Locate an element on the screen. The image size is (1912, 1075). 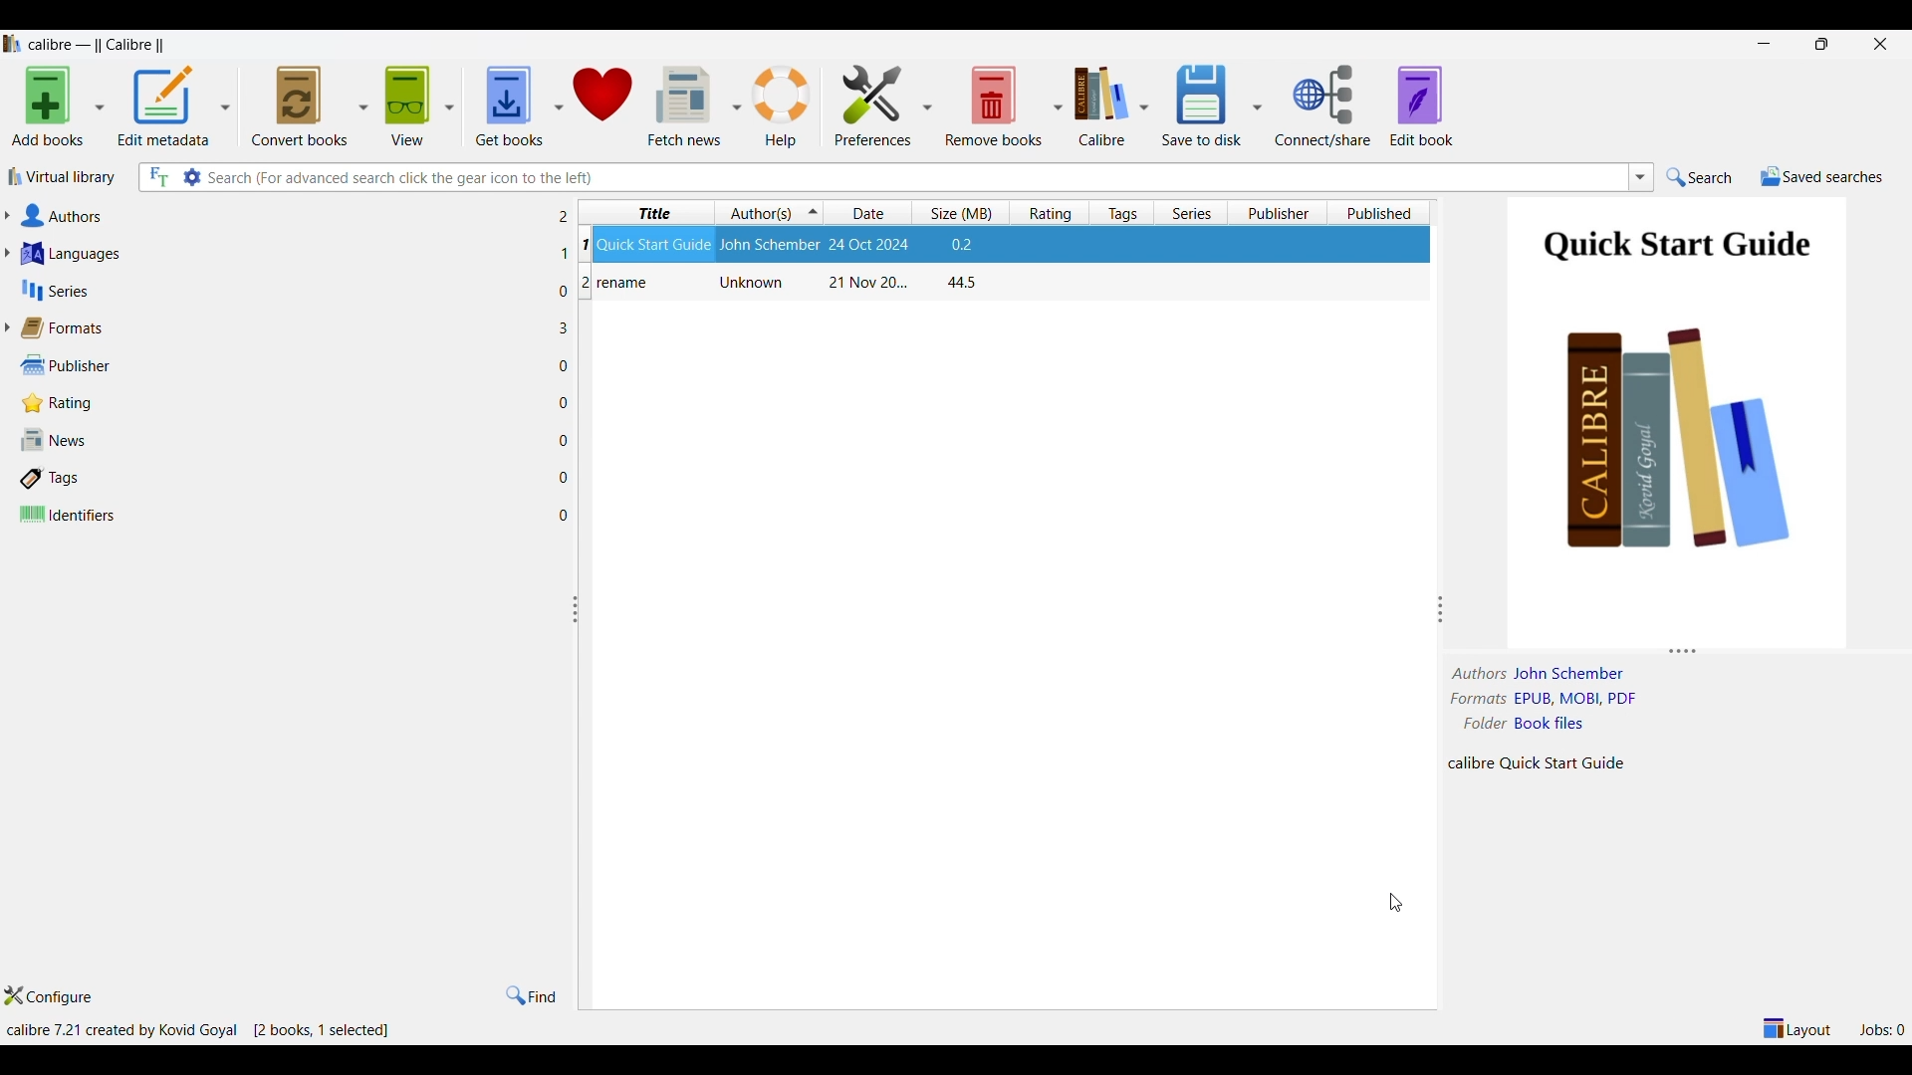
Details of software is located at coordinates (200, 1031).